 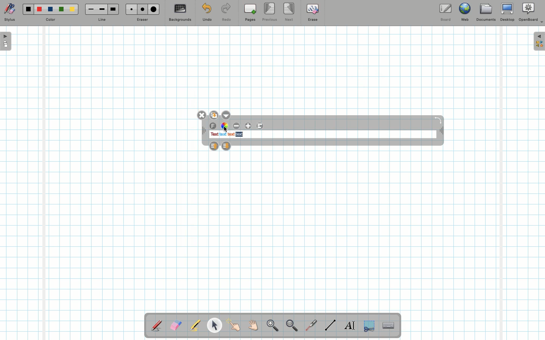 I want to click on Selection, so click(x=368, y=325).